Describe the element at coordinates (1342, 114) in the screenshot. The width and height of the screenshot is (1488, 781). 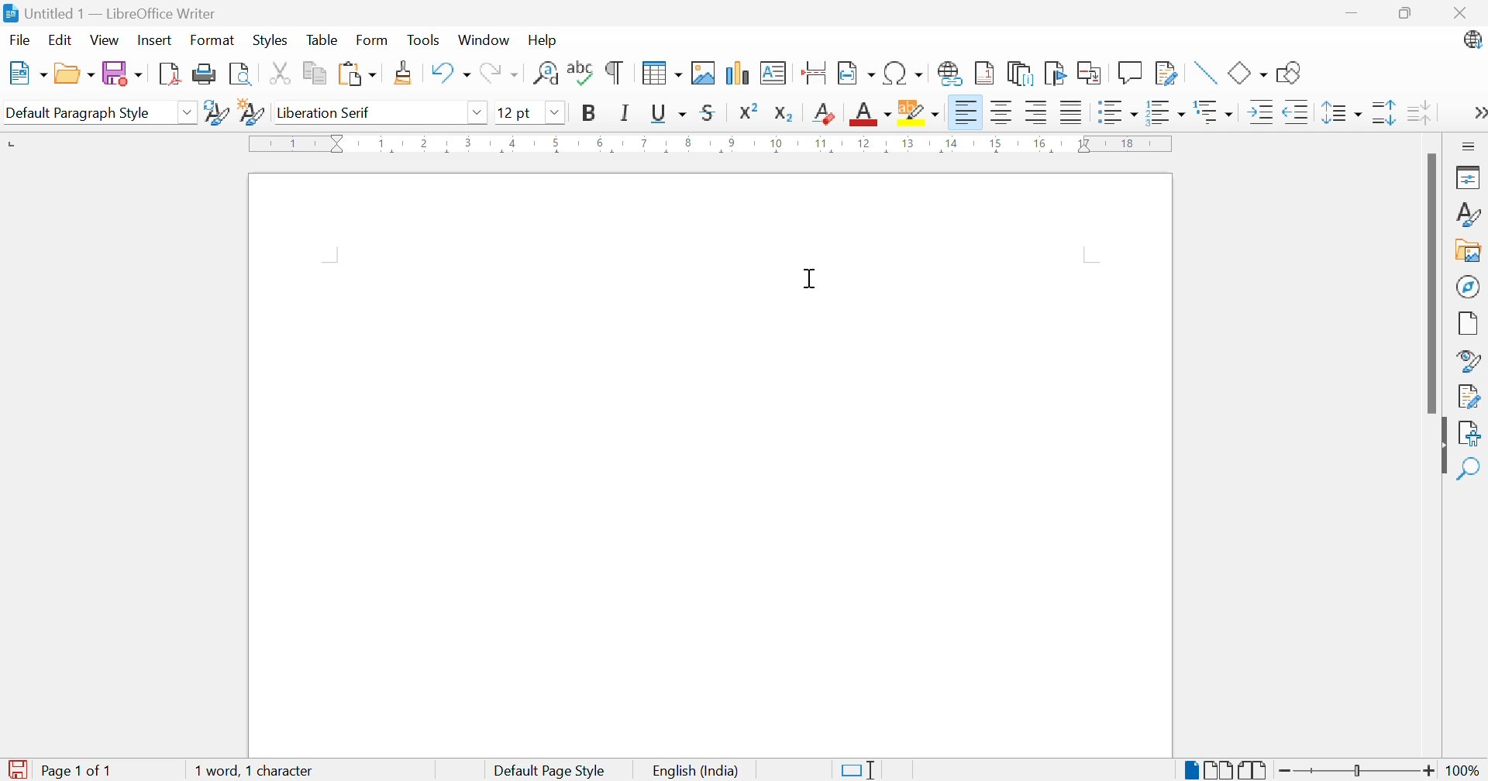
I see `Set Line Spacing` at that location.